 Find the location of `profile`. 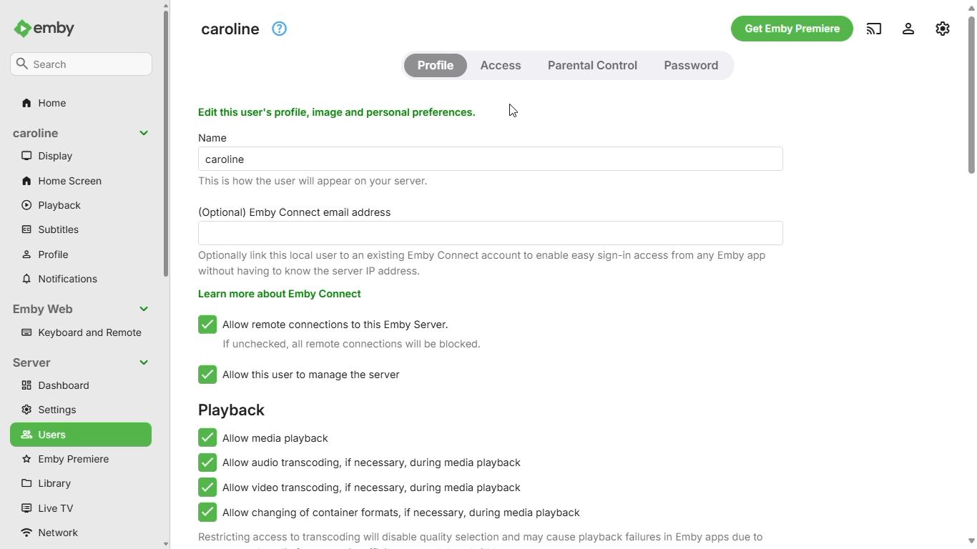

profile is located at coordinates (436, 65).